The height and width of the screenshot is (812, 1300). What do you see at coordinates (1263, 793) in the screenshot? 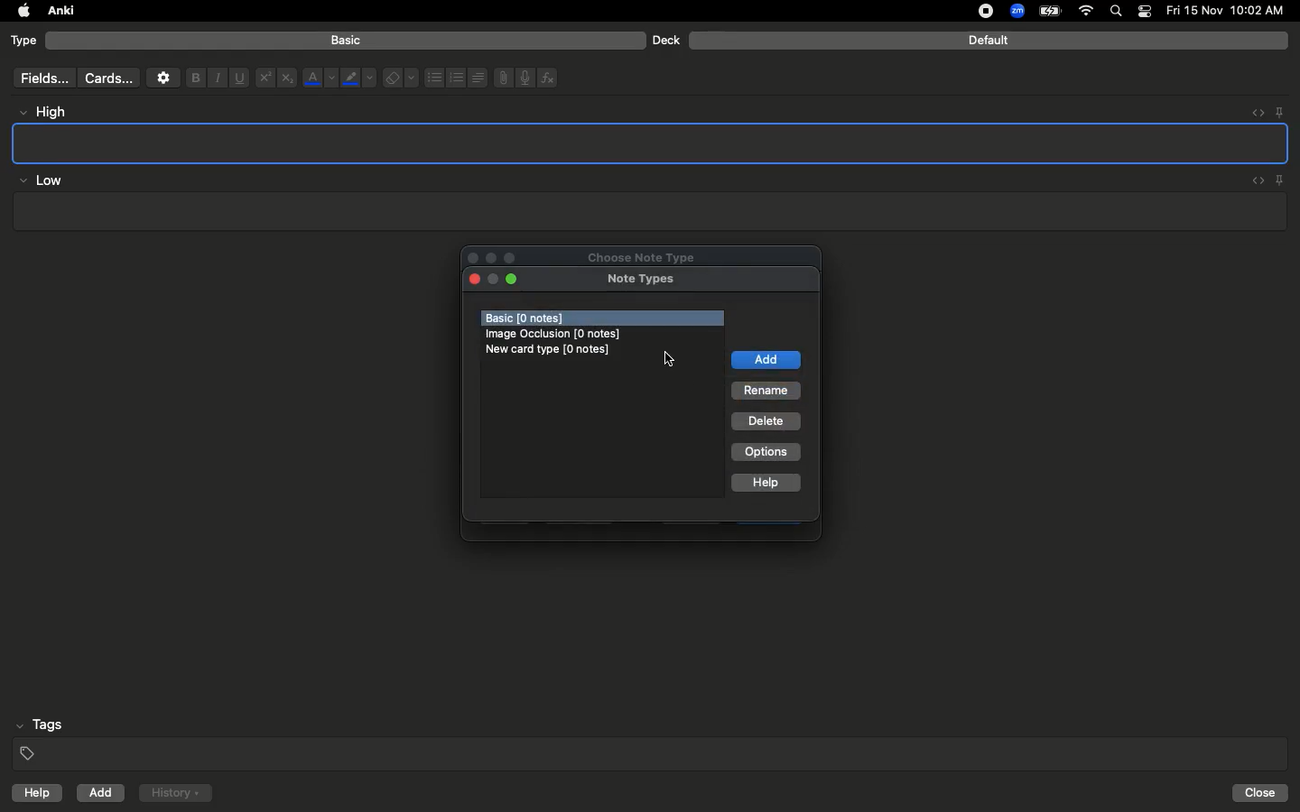
I see `Close` at bounding box center [1263, 793].